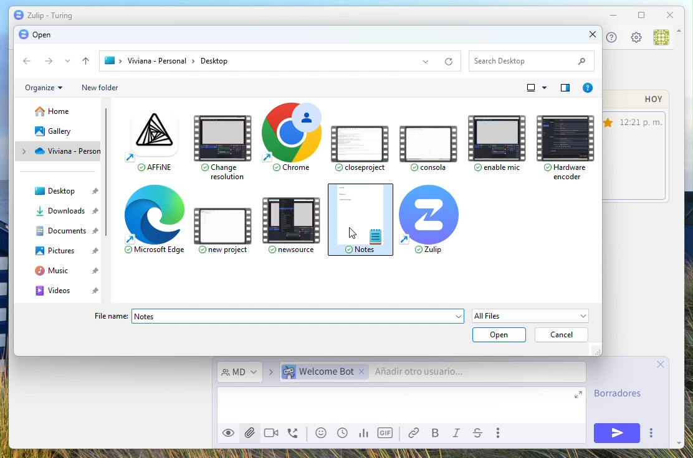 The height and width of the screenshot is (458, 693). What do you see at coordinates (70, 211) in the screenshot?
I see `Downloads` at bounding box center [70, 211].